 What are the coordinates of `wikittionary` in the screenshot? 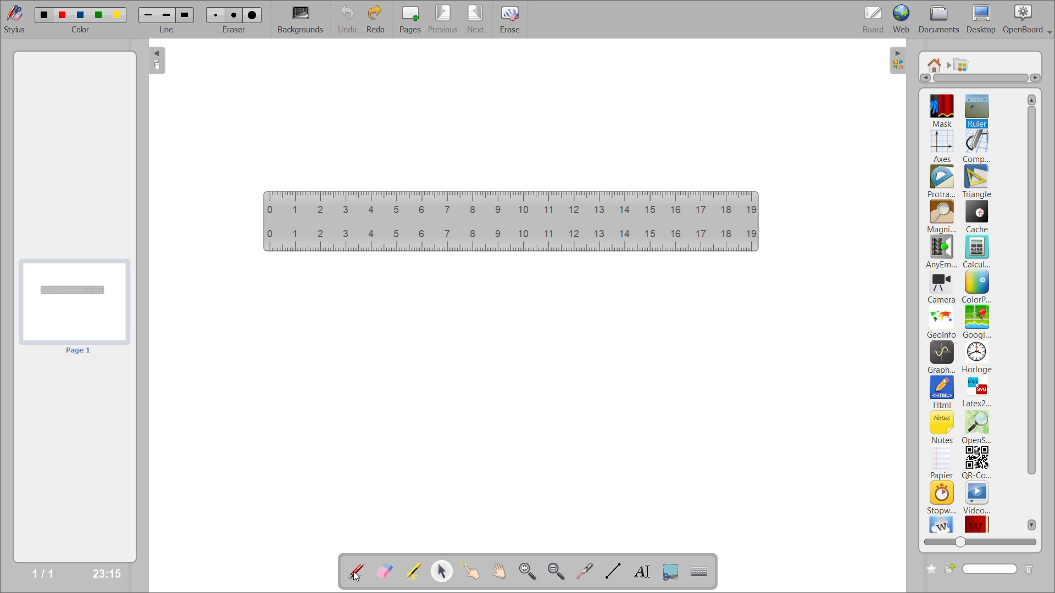 It's located at (978, 523).